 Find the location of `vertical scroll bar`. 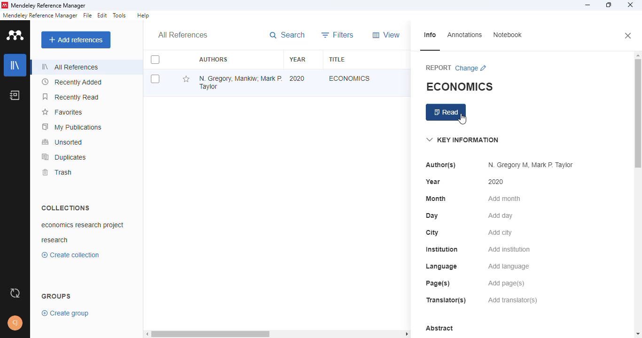

vertical scroll bar is located at coordinates (637, 115).